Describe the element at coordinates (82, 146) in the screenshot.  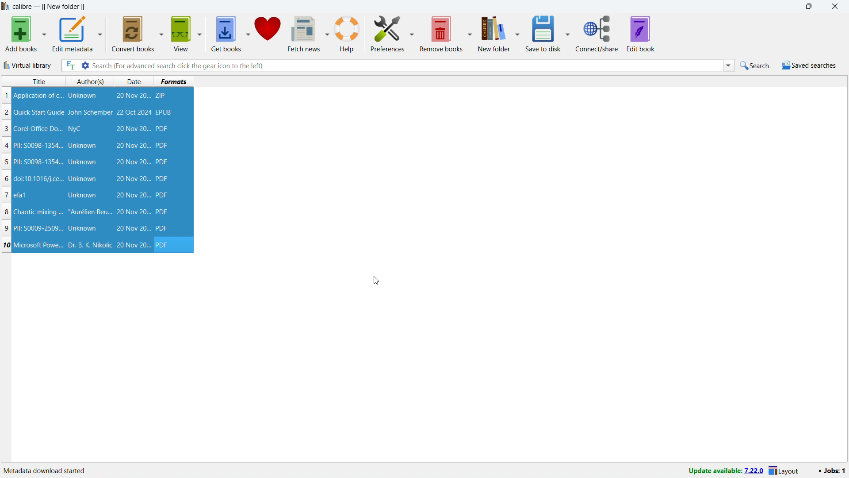
I see `Unknown` at that location.